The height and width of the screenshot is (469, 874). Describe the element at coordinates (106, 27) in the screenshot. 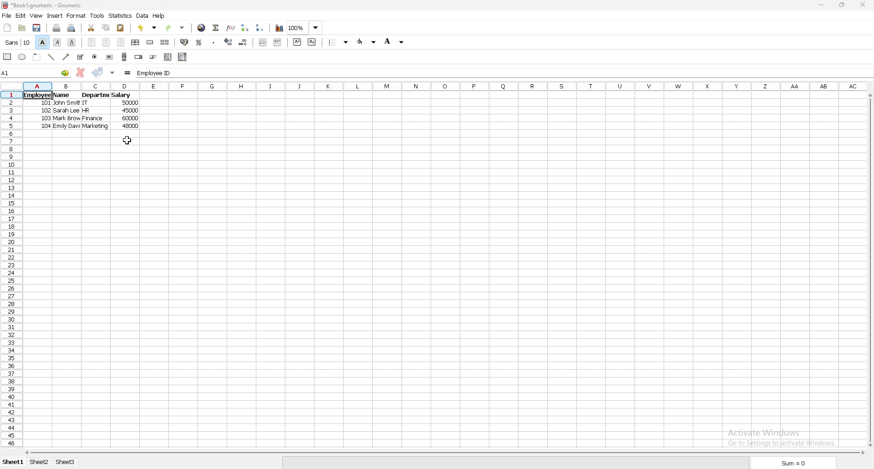

I see `copy` at that location.